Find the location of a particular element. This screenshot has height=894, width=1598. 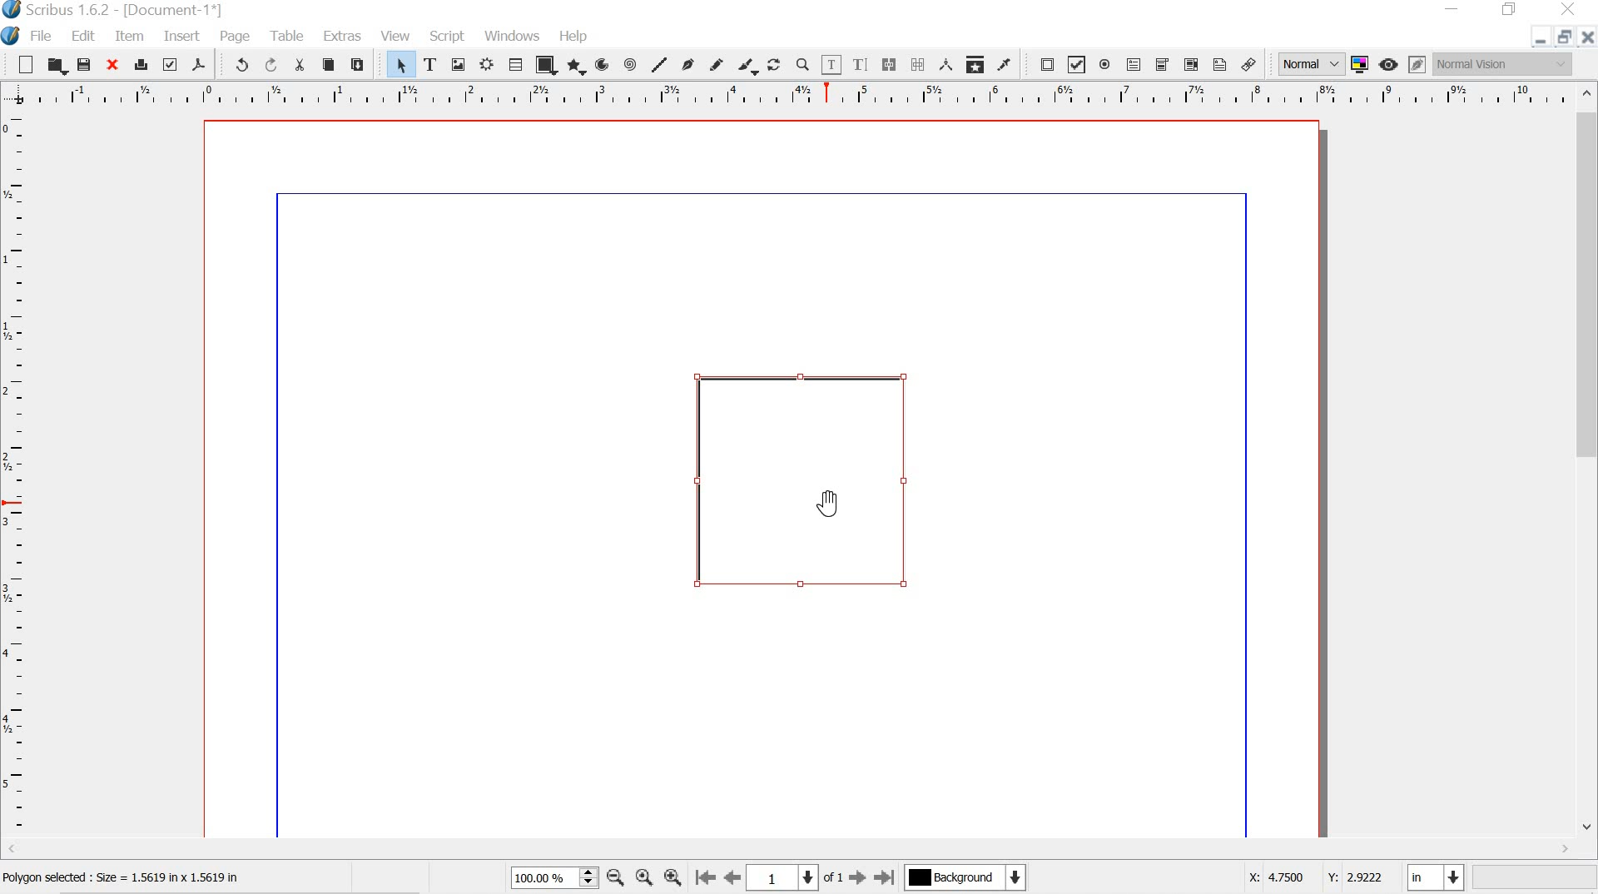

zoom to is located at coordinates (646, 878).